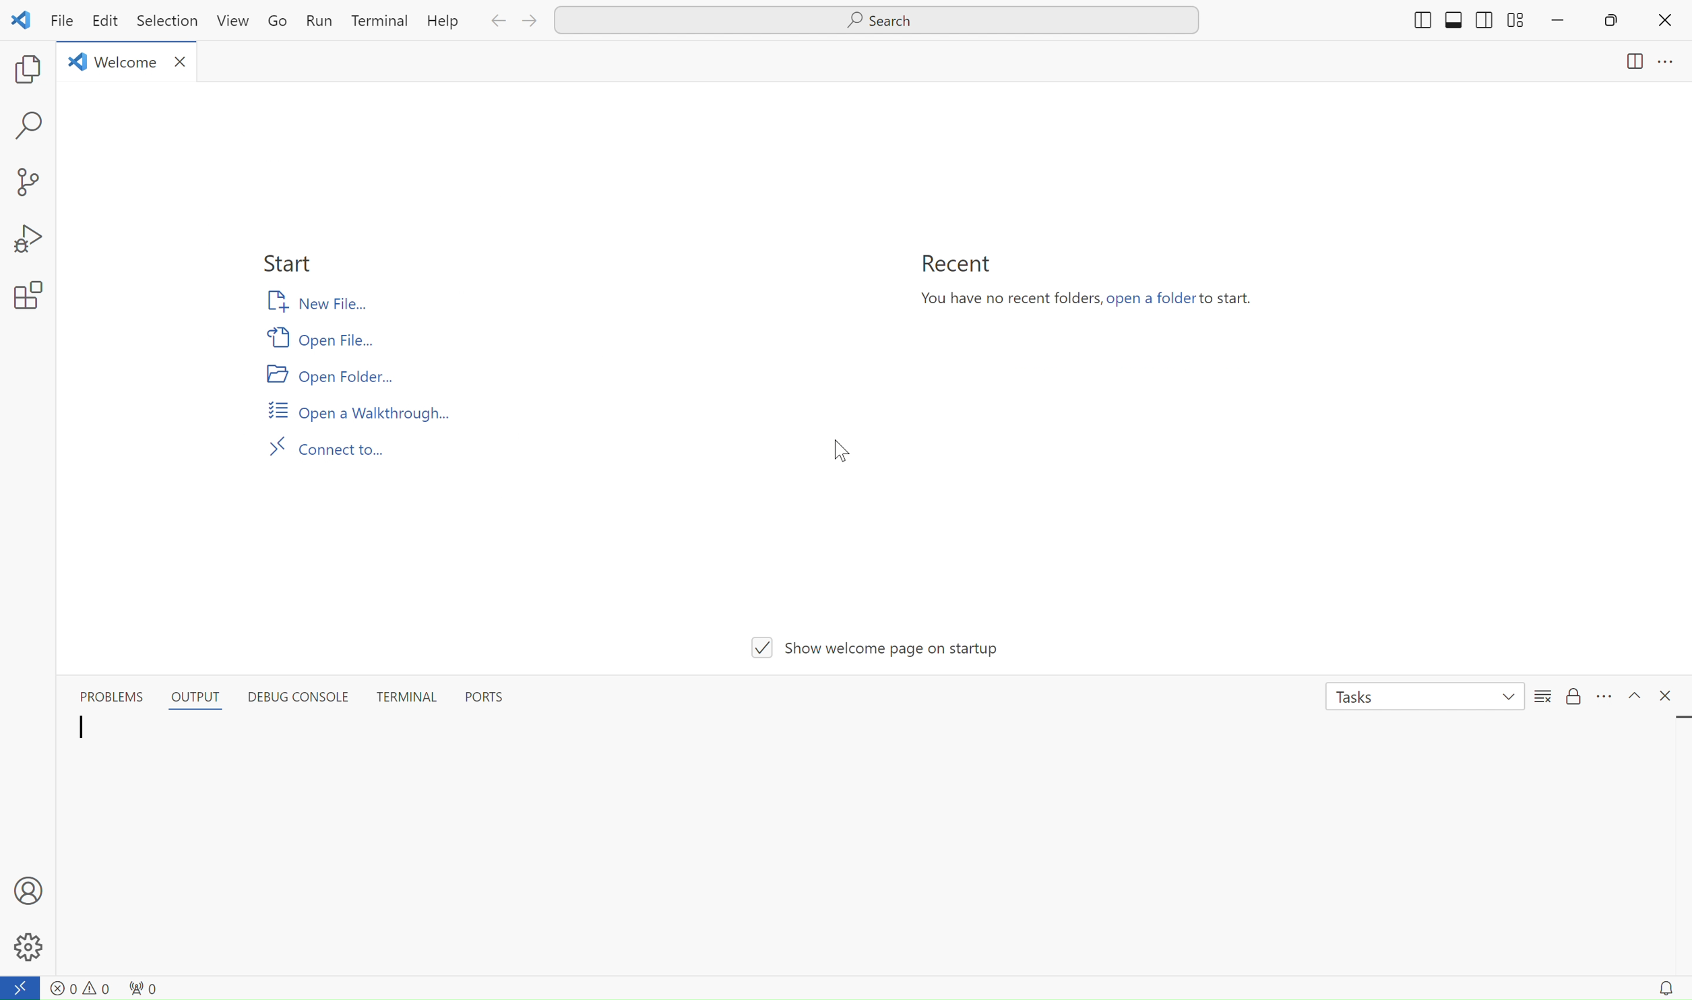 The height and width of the screenshot is (1000, 1692). Describe the element at coordinates (1617, 24) in the screenshot. I see `restore down` at that location.